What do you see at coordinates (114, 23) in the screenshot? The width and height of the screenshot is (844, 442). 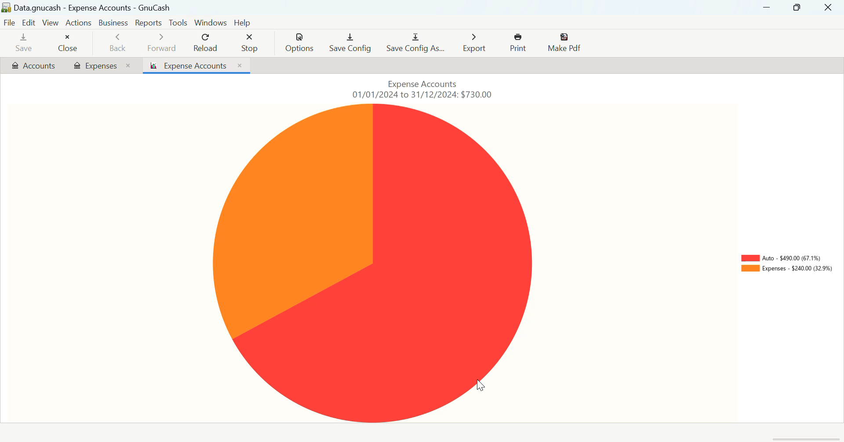 I see `Business` at bounding box center [114, 23].